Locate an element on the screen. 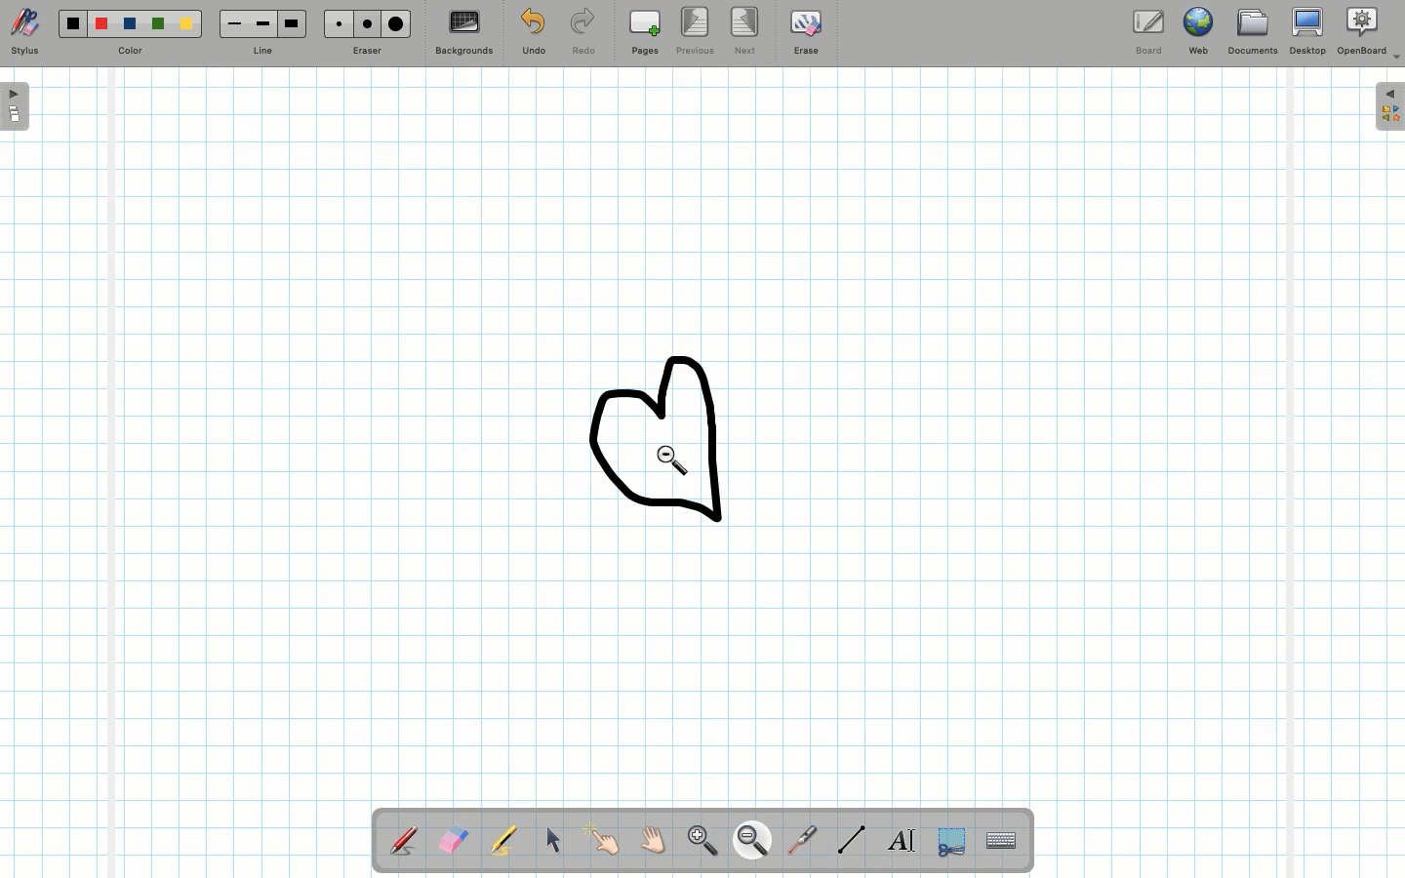 The image size is (1405, 878). Eraser is located at coordinates (368, 31).